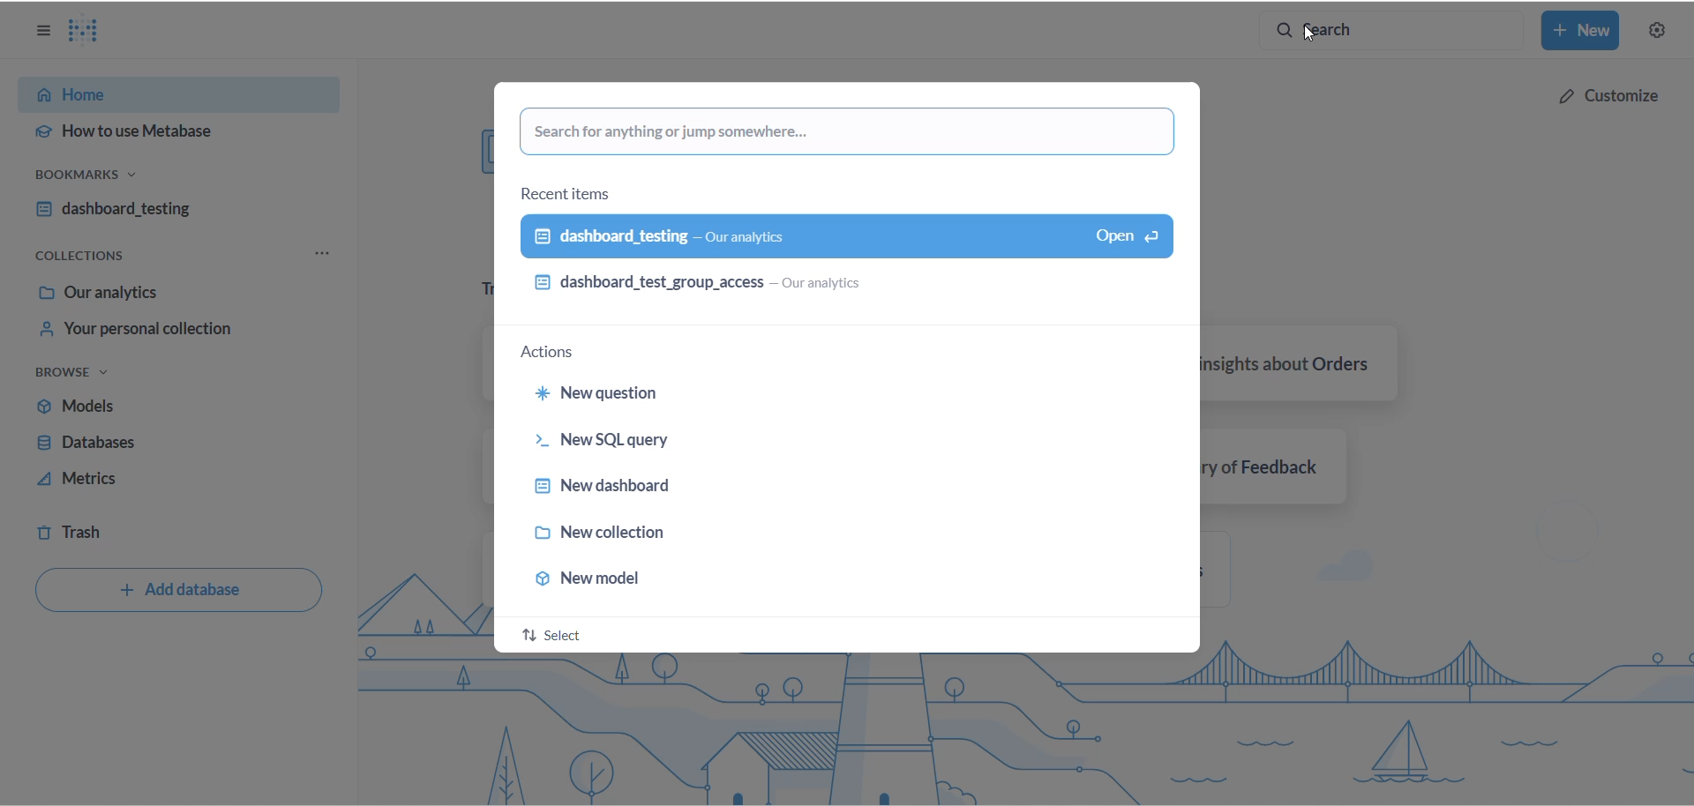 The image size is (1694, 806). What do you see at coordinates (1306, 364) in the screenshot?
I see `insights about orders` at bounding box center [1306, 364].